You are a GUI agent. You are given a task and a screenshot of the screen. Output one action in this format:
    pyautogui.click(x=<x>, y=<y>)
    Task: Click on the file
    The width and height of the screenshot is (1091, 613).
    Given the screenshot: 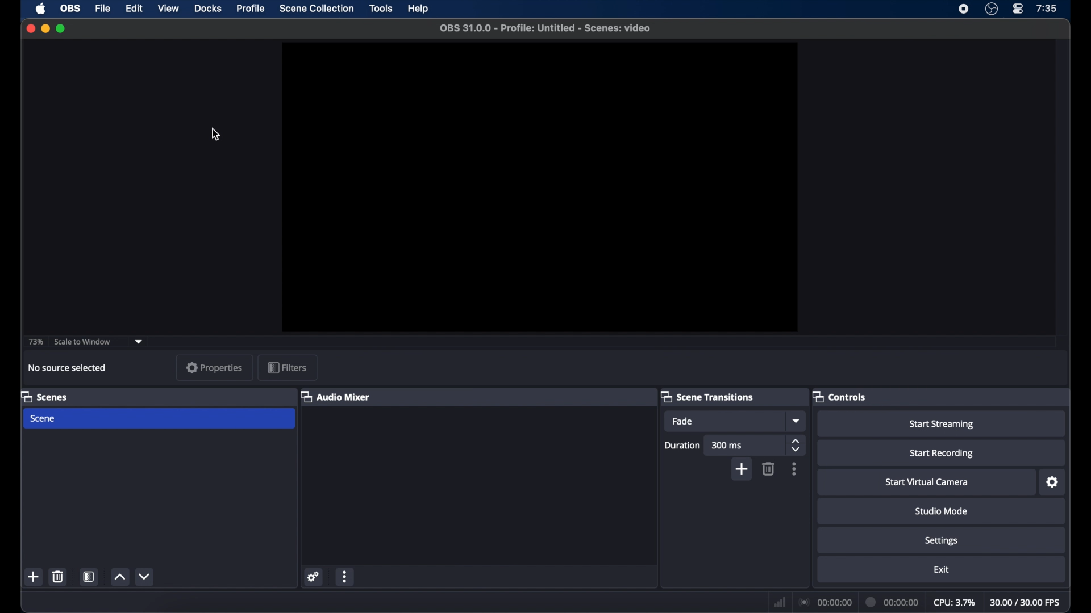 What is the action you would take?
    pyautogui.click(x=103, y=9)
    